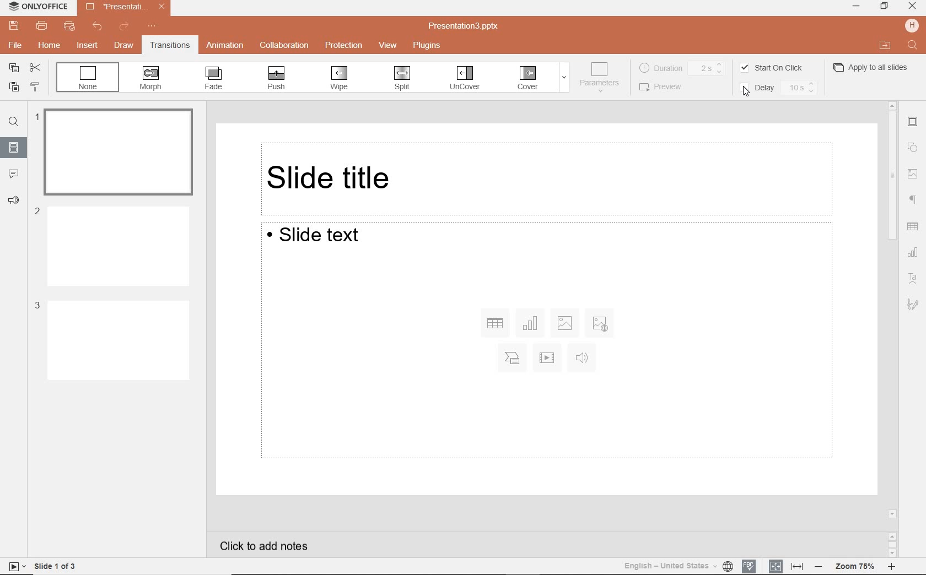 Image resolution: width=926 pixels, height=575 pixels. I want to click on feedback & support, so click(15, 203).